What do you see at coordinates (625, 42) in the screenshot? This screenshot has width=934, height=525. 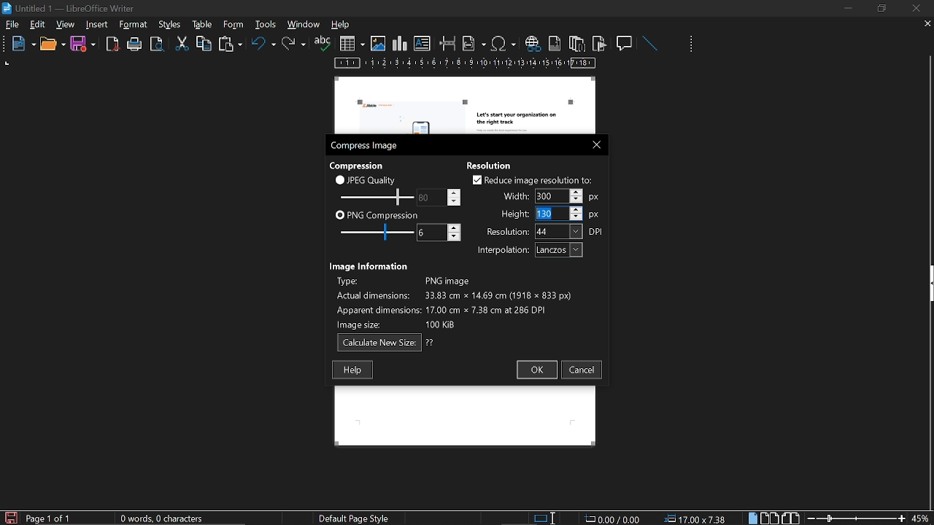 I see `insert comment` at bounding box center [625, 42].